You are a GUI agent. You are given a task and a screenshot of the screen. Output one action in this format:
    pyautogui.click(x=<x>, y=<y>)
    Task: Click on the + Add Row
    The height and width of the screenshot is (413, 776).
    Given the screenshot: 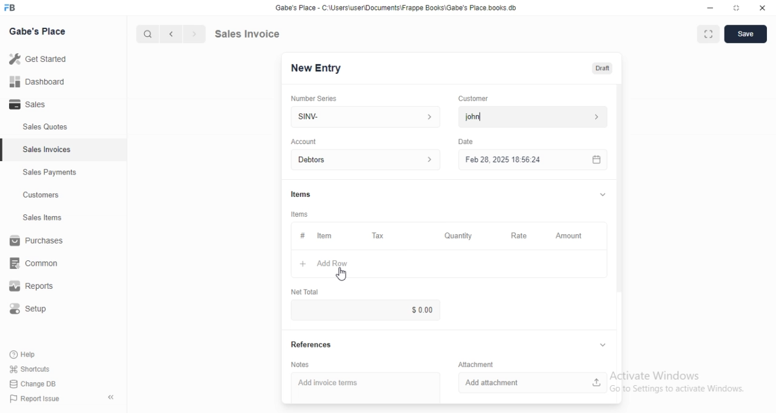 What is the action you would take?
    pyautogui.click(x=338, y=264)
    